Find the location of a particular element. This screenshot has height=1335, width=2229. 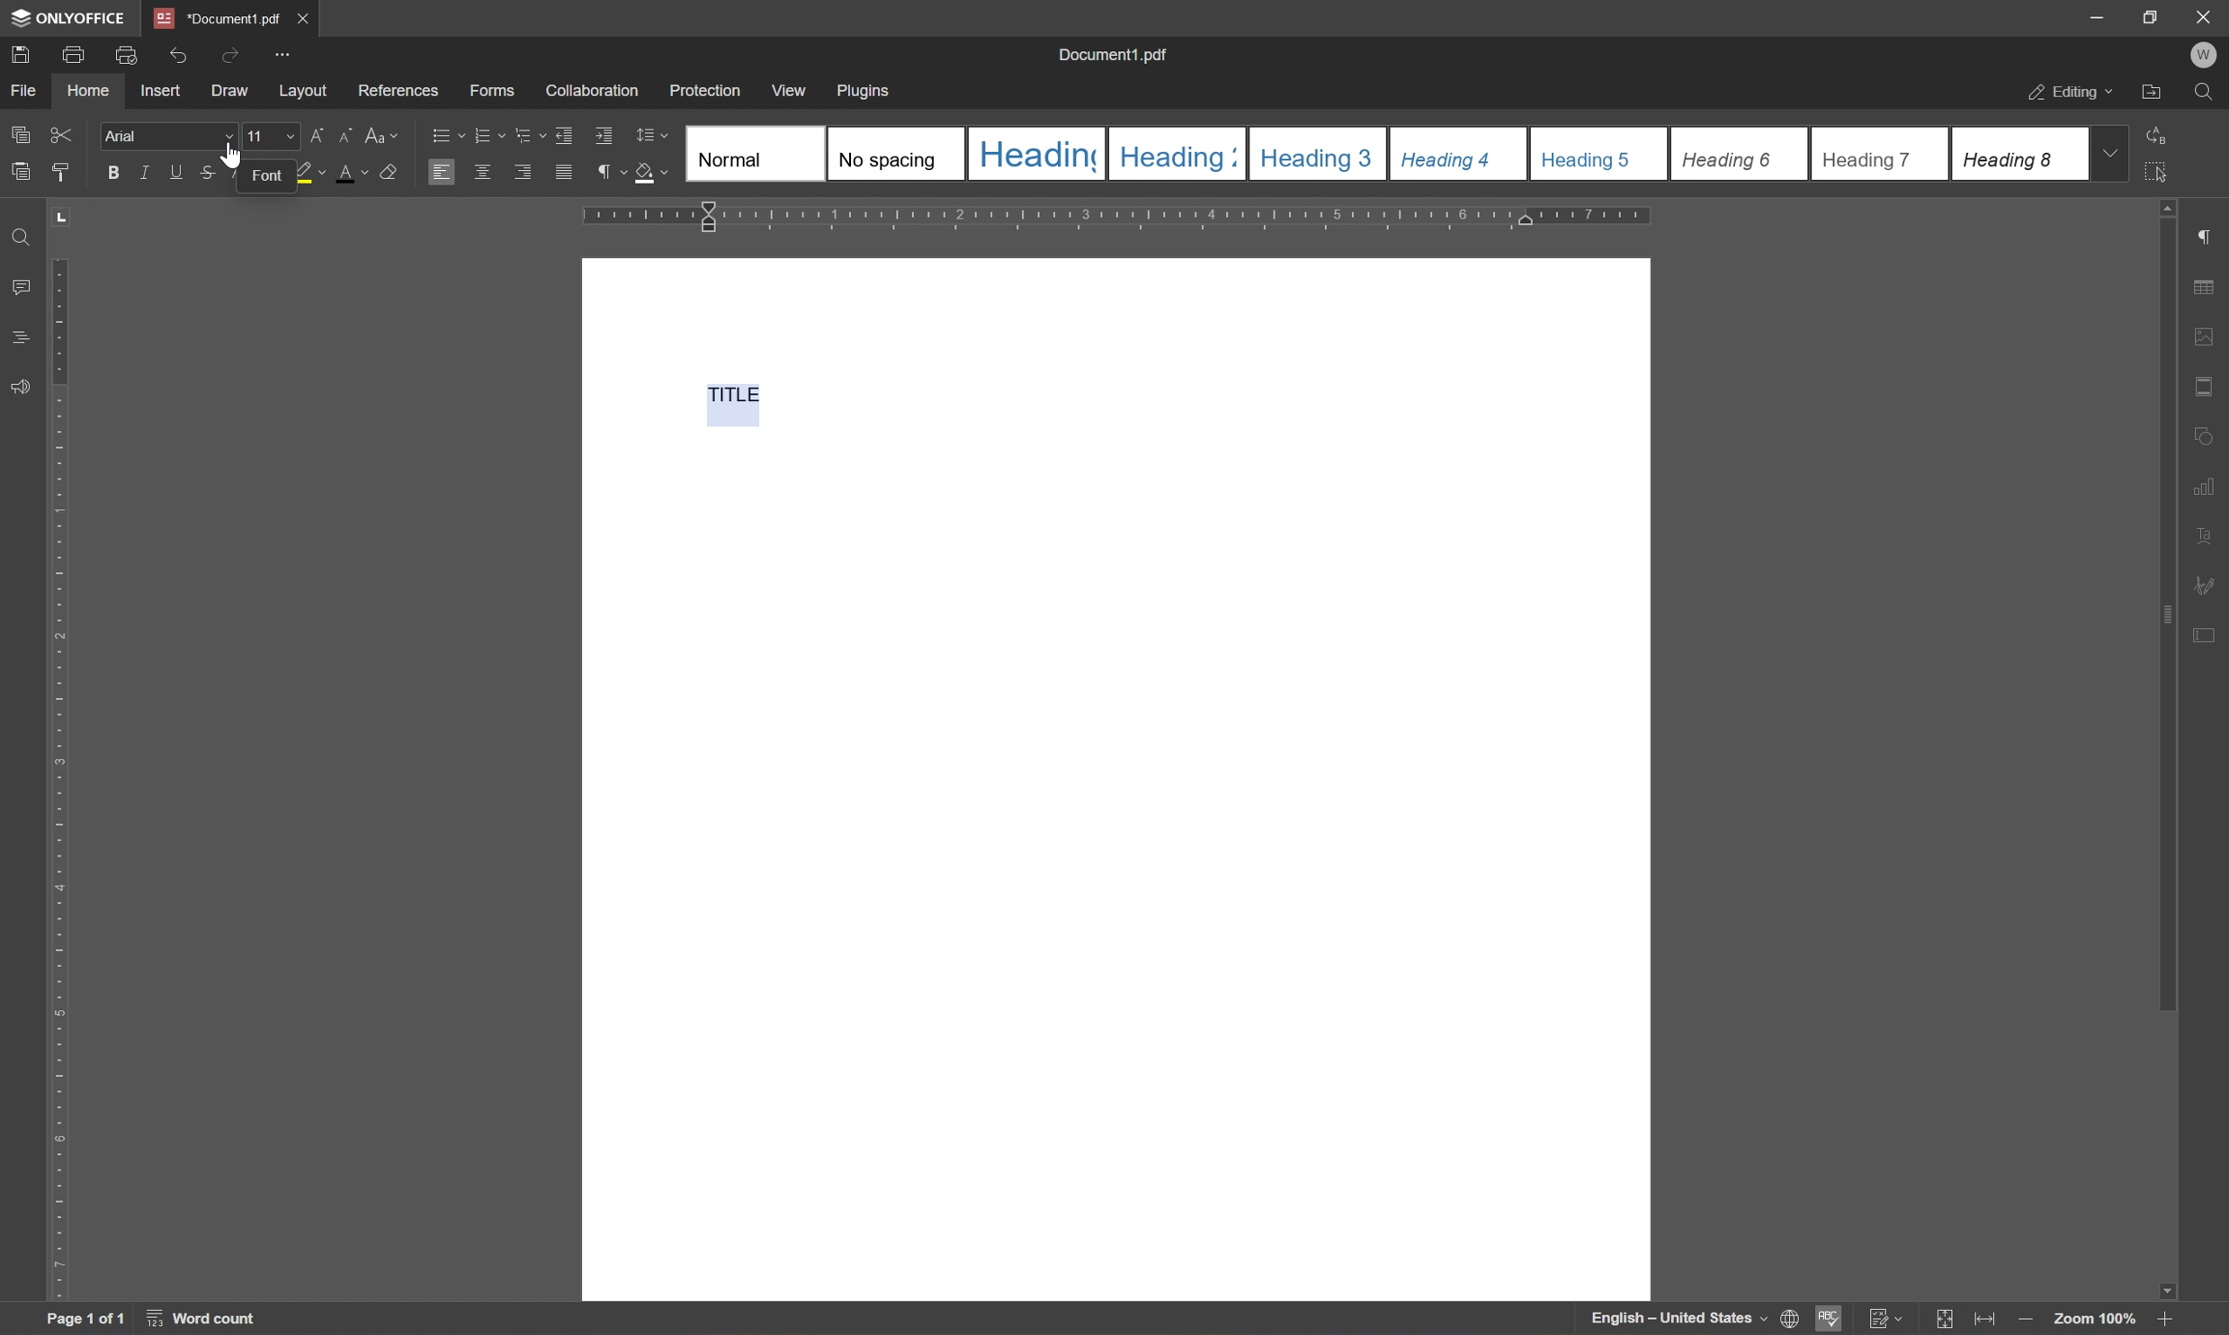

ruler is located at coordinates (58, 776).